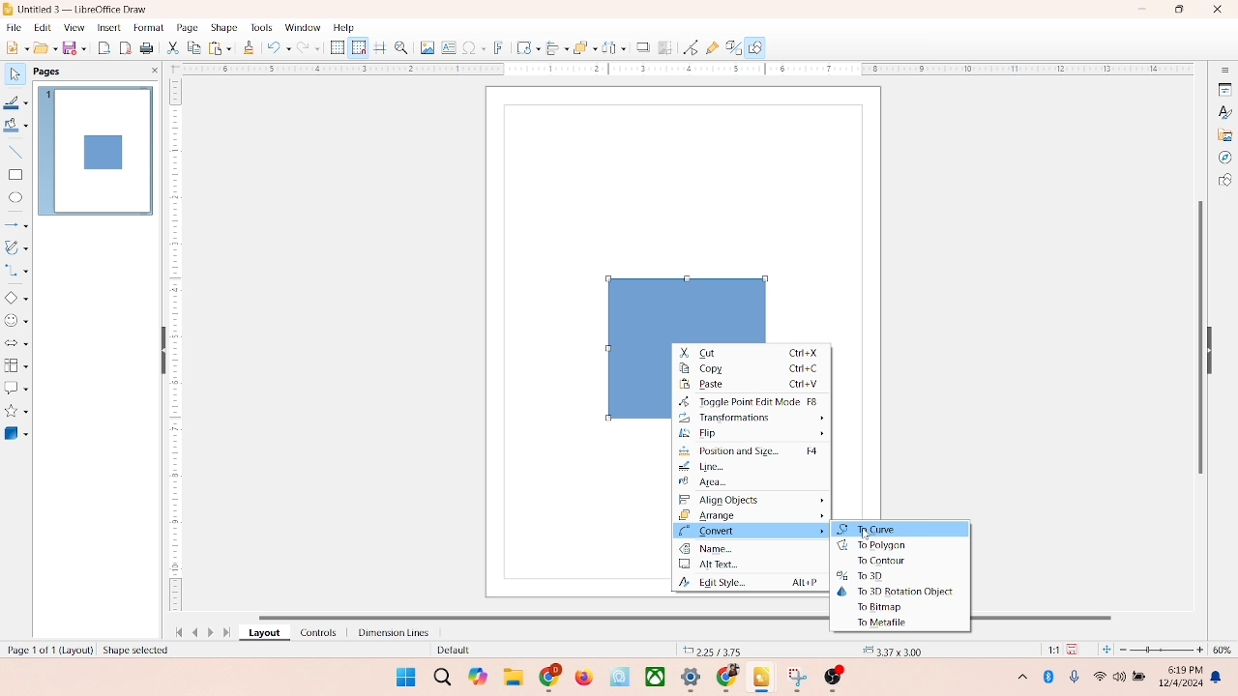 The width and height of the screenshot is (1238, 696). Describe the element at coordinates (1215, 347) in the screenshot. I see `hide` at that location.